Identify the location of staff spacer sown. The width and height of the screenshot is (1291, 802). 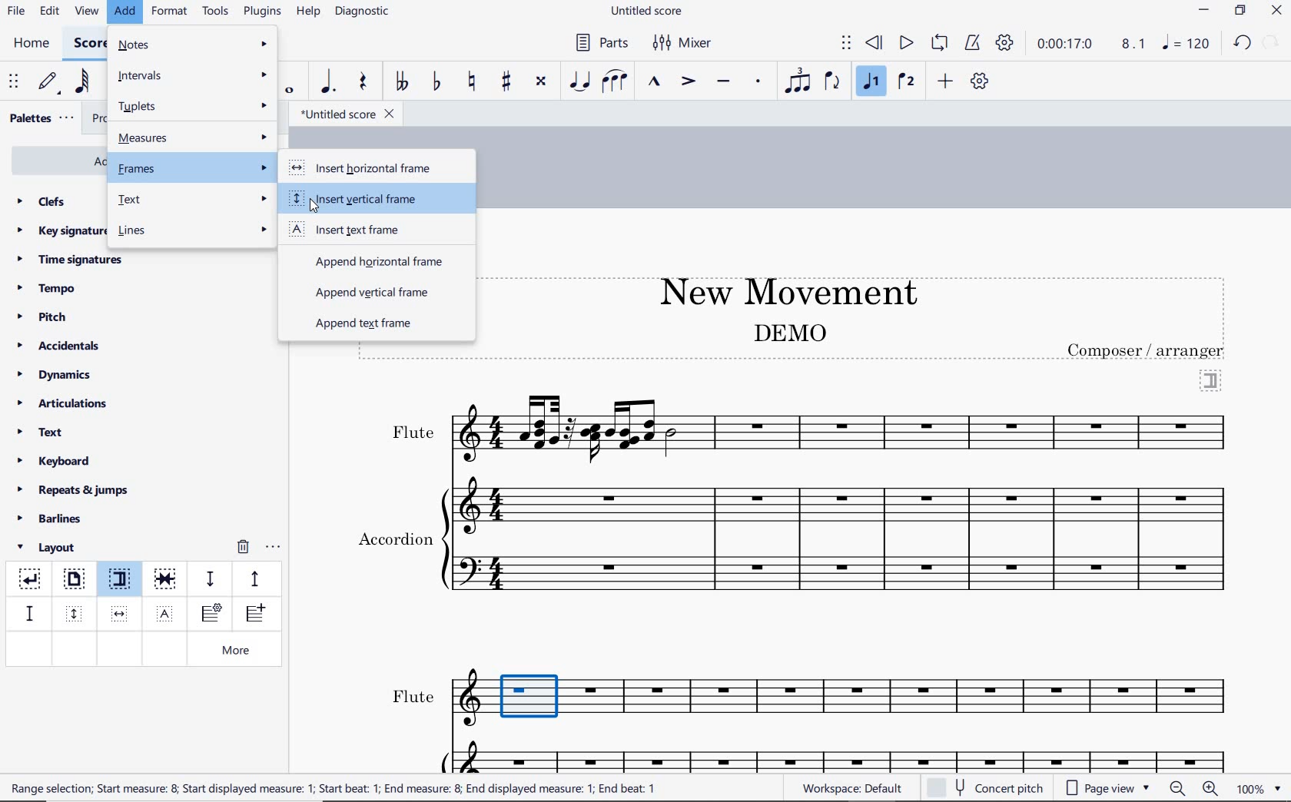
(210, 579).